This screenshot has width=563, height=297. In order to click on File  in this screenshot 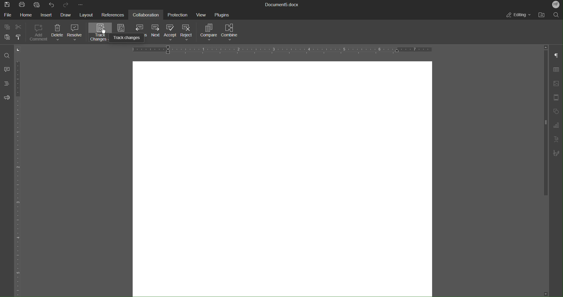, I will do `click(8, 15)`.